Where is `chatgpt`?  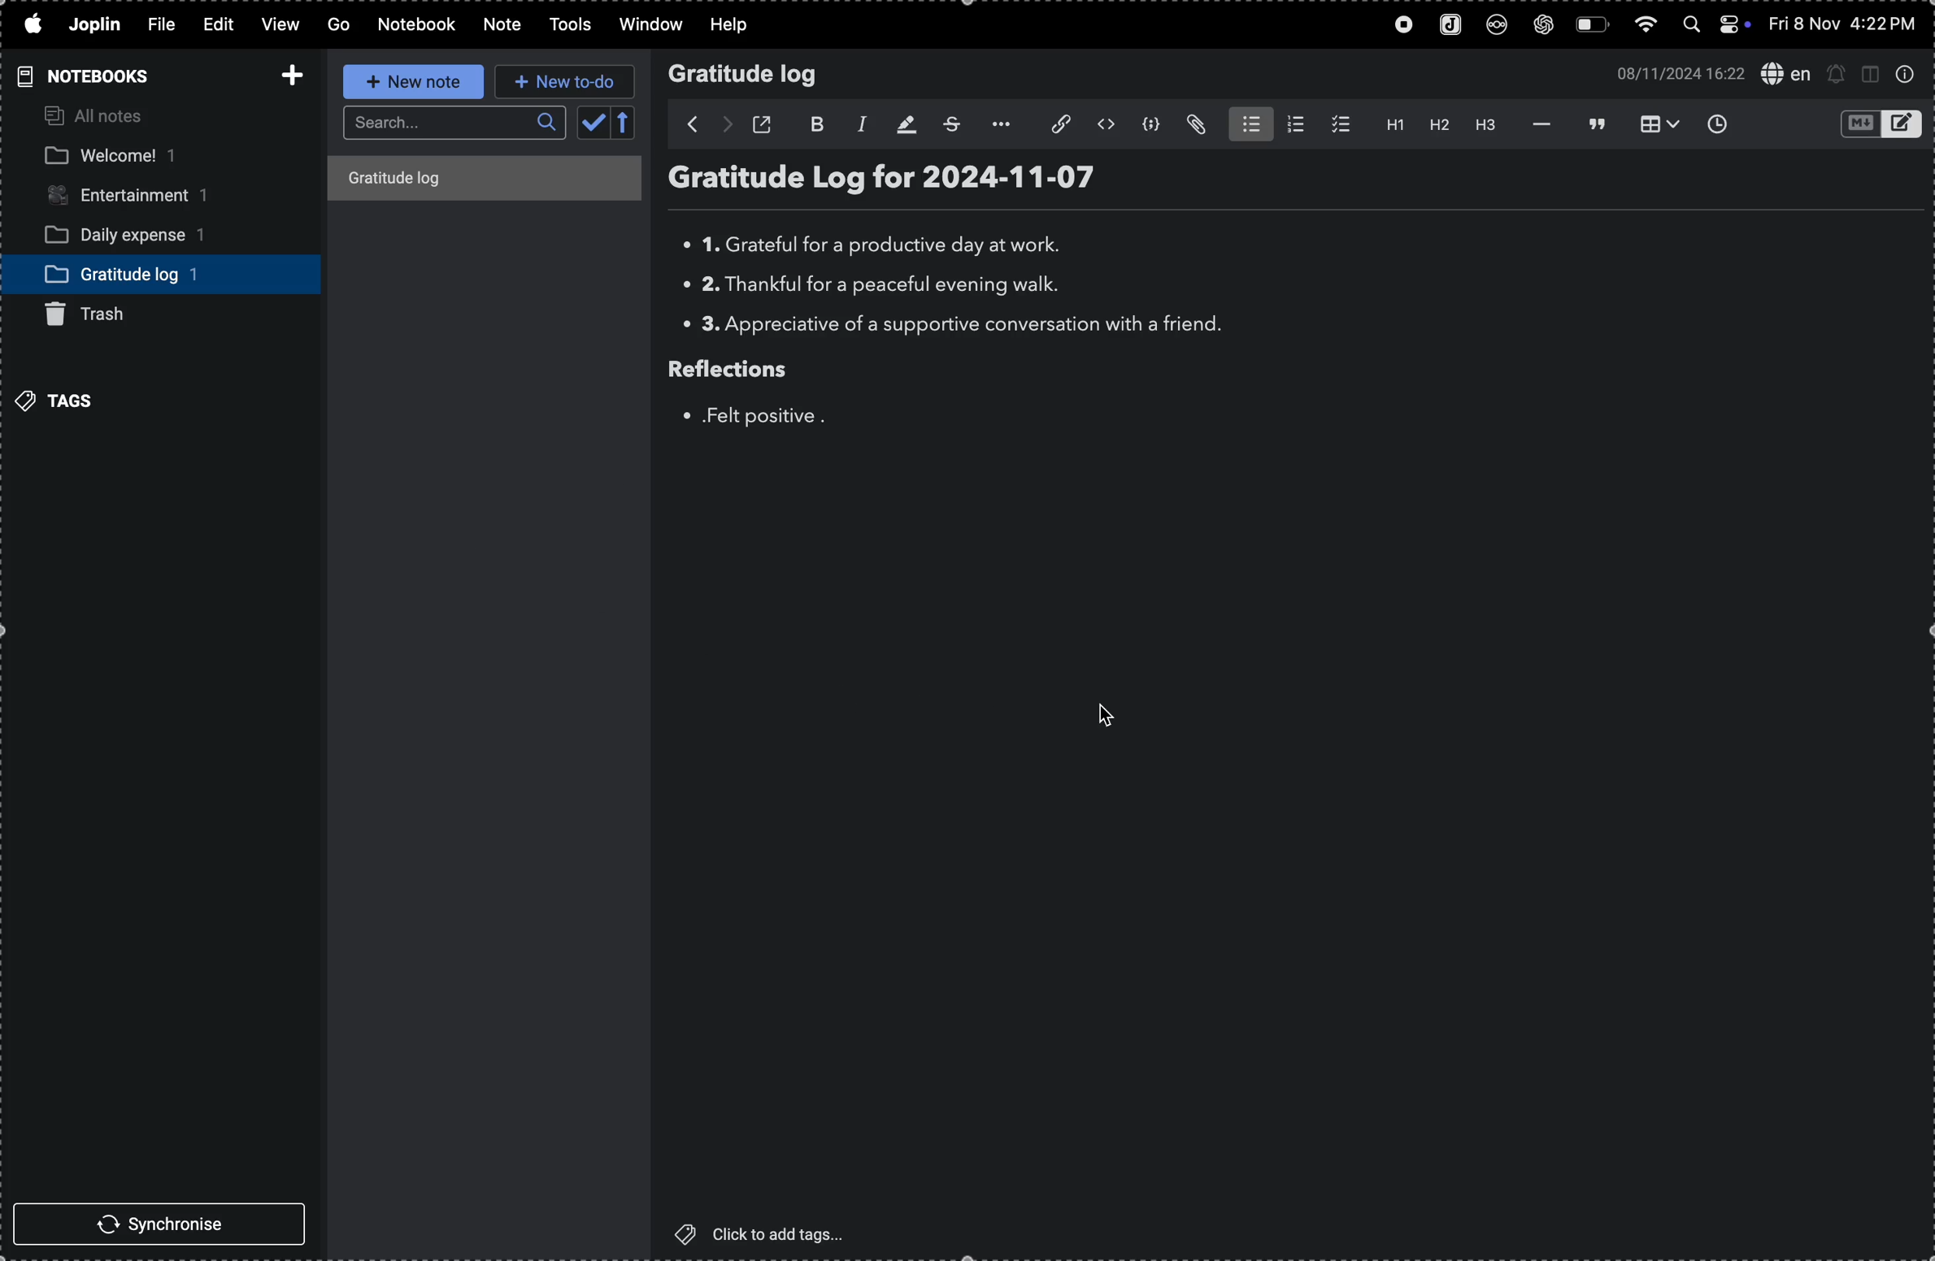 chatgpt is located at coordinates (1546, 24).